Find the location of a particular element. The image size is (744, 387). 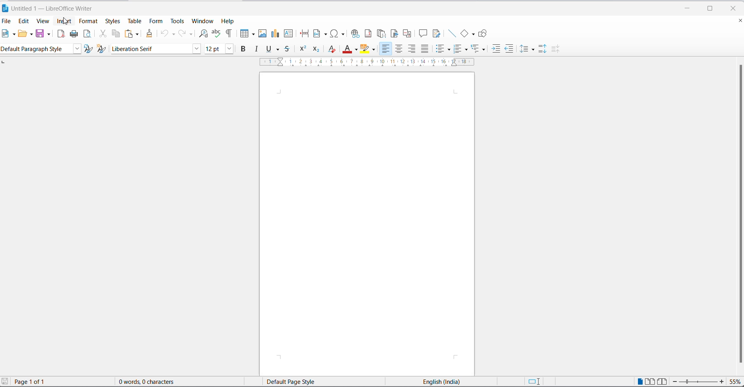

print is located at coordinates (74, 34).